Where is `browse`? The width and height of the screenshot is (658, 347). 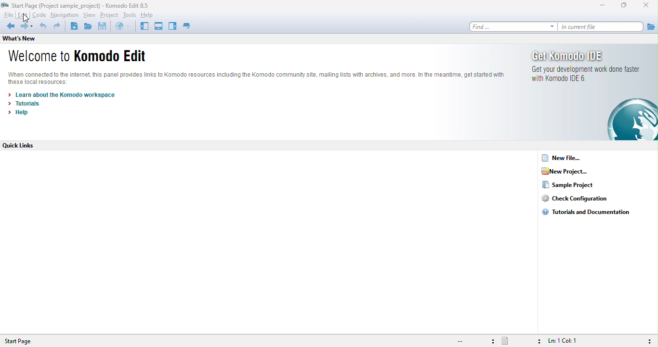
browse is located at coordinates (123, 27).